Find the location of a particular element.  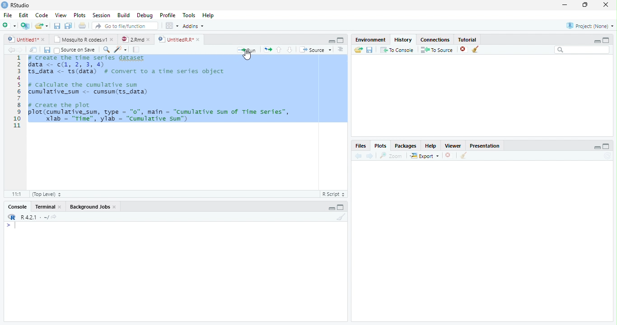

2.Rmd is located at coordinates (137, 40).